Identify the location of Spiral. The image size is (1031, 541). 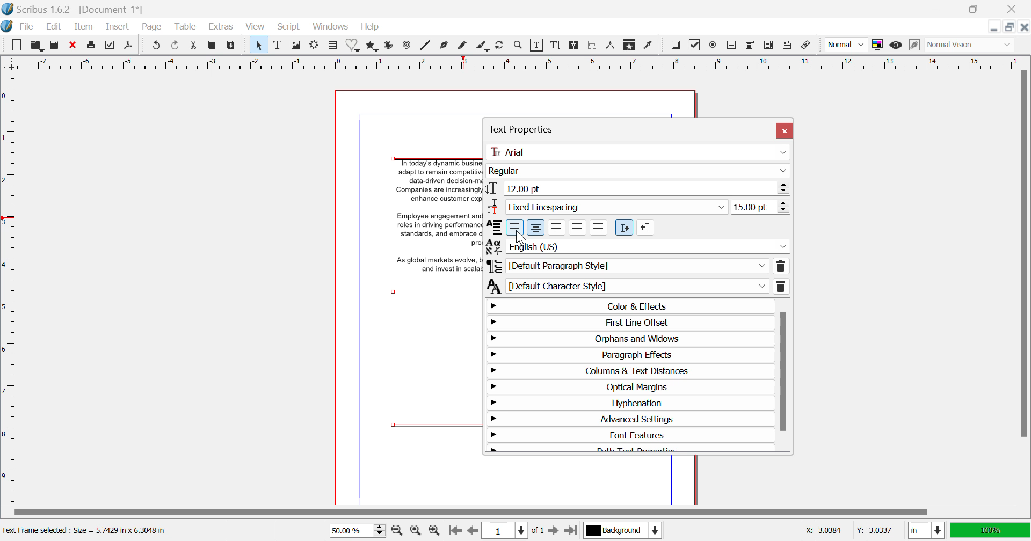
(406, 45).